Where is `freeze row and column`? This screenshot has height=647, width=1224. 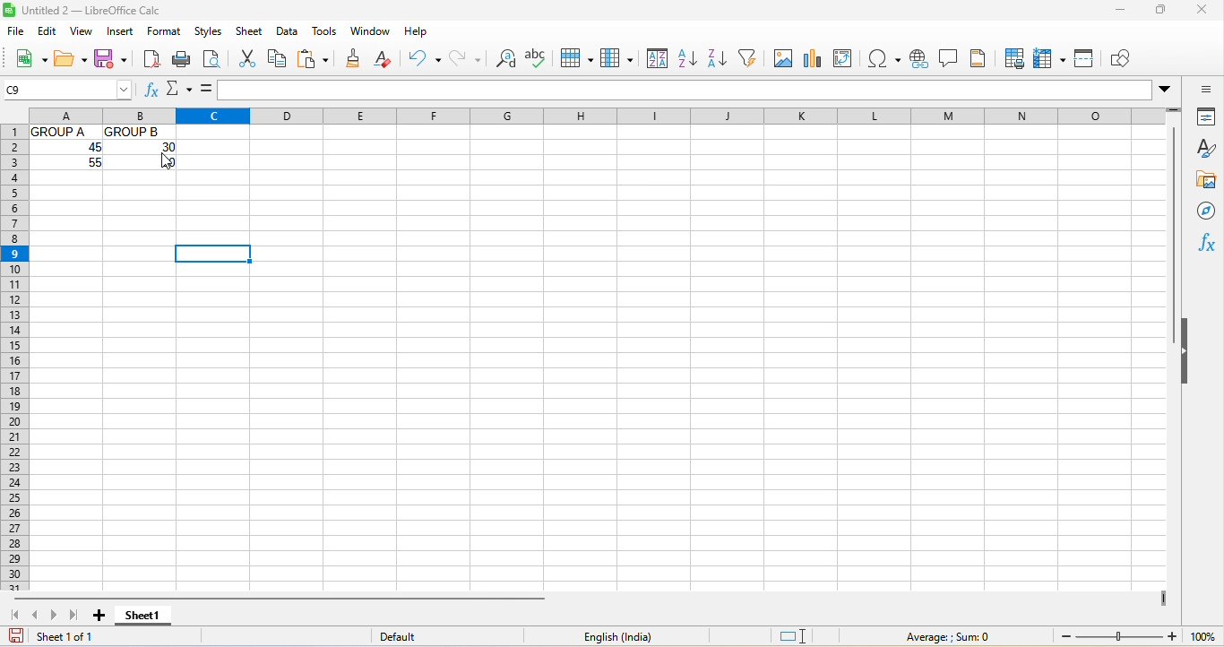
freeze row and column is located at coordinates (1049, 60).